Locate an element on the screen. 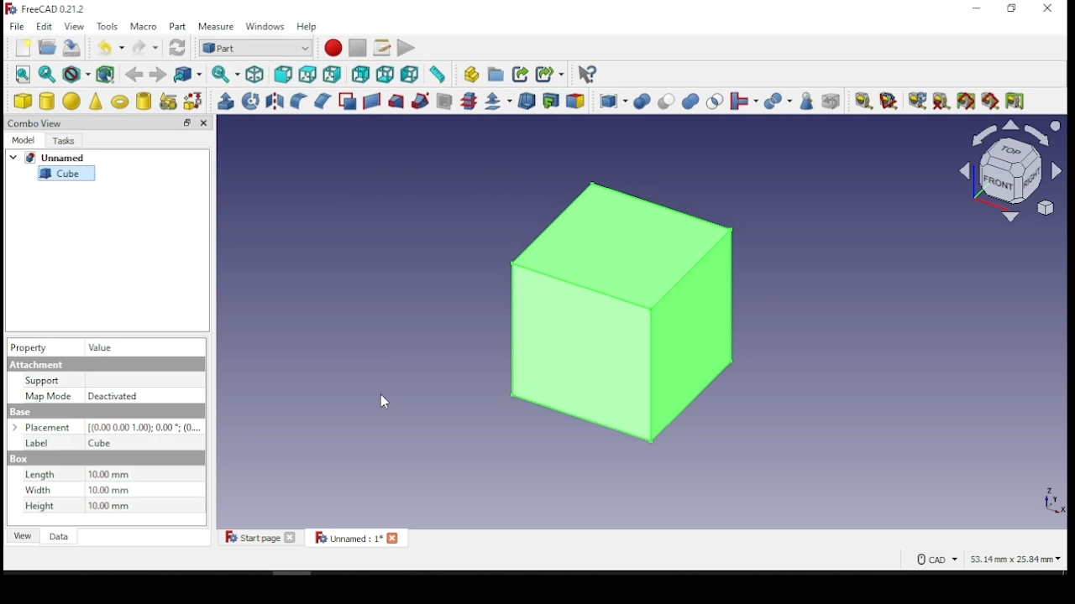 Image resolution: width=1075 pixels, height=604 pixels. new is located at coordinates (24, 48).